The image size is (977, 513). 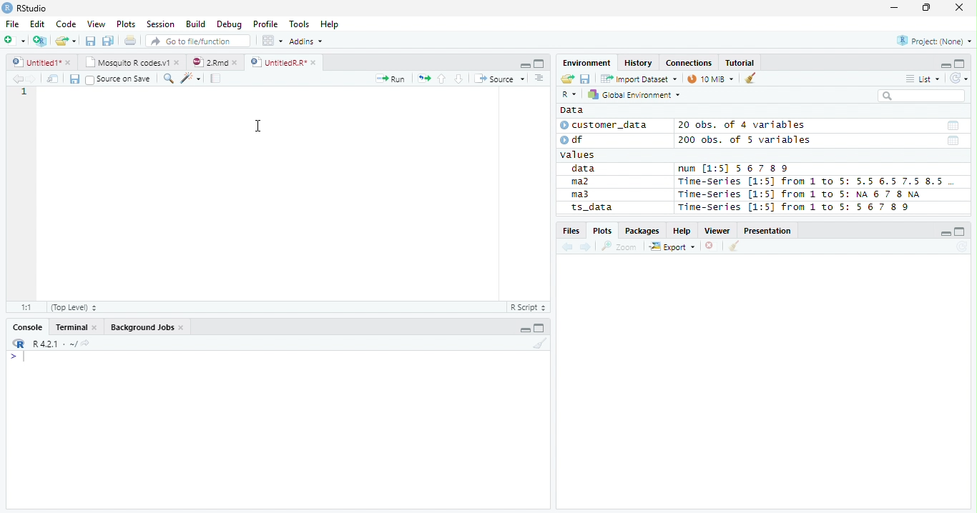 What do you see at coordinates (961, 64) in the screenshot?
I see `Maximize` at bounding box center [961, 64].